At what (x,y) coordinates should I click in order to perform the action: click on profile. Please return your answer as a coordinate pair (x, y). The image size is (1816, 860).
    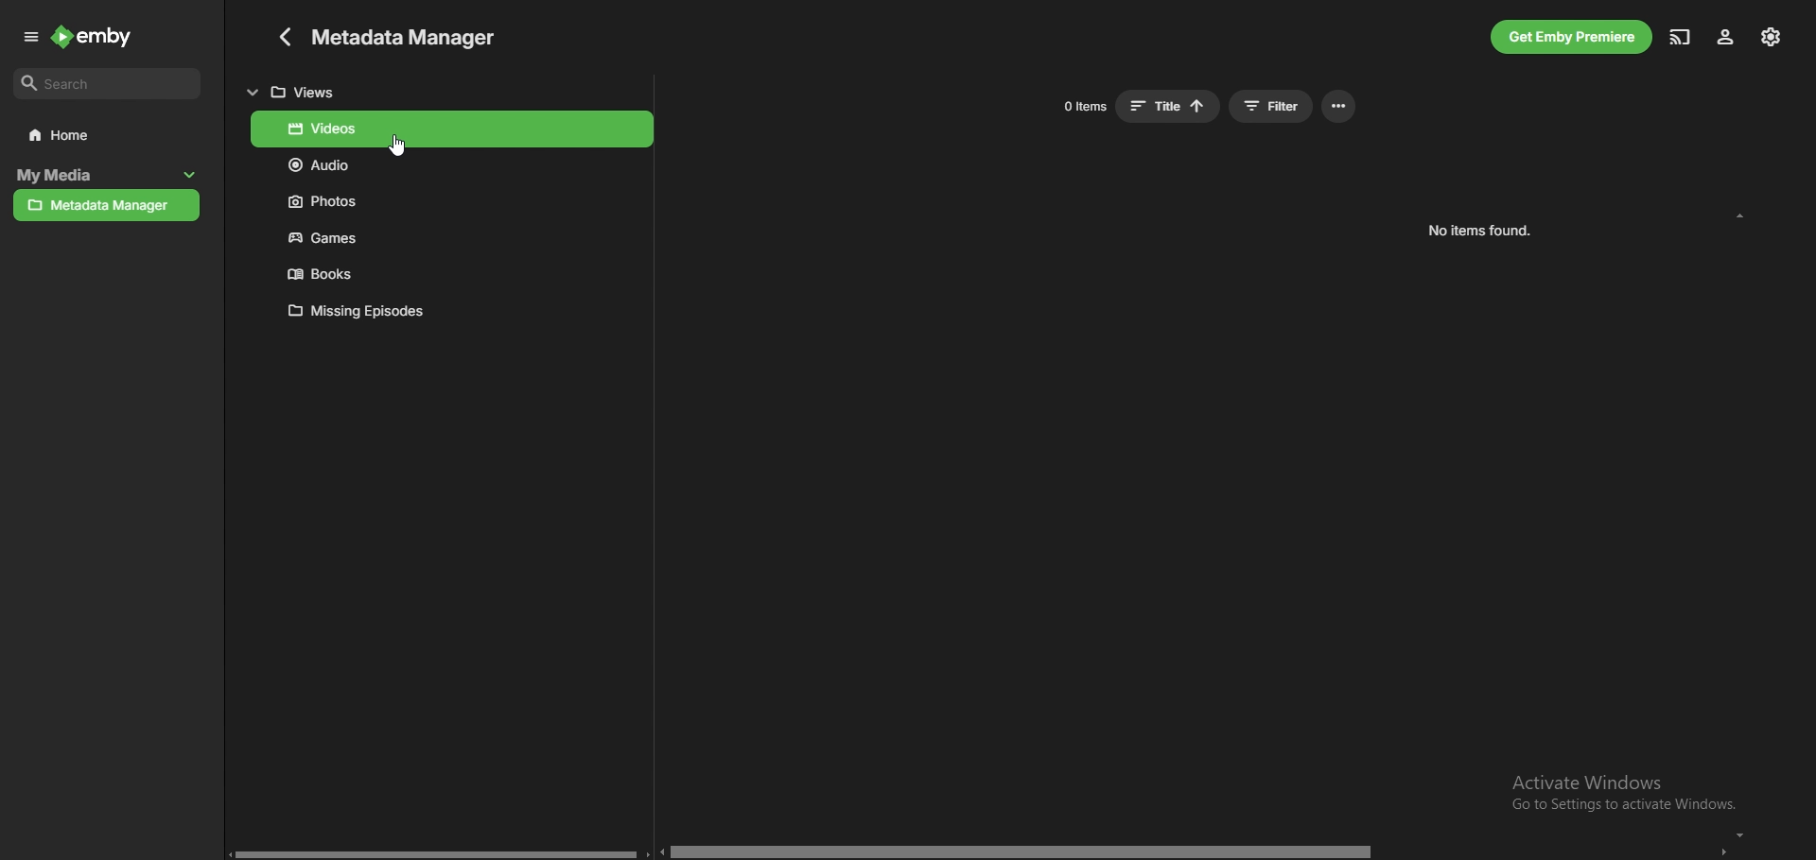
    Looking at the image, I should click on (1725, 38).